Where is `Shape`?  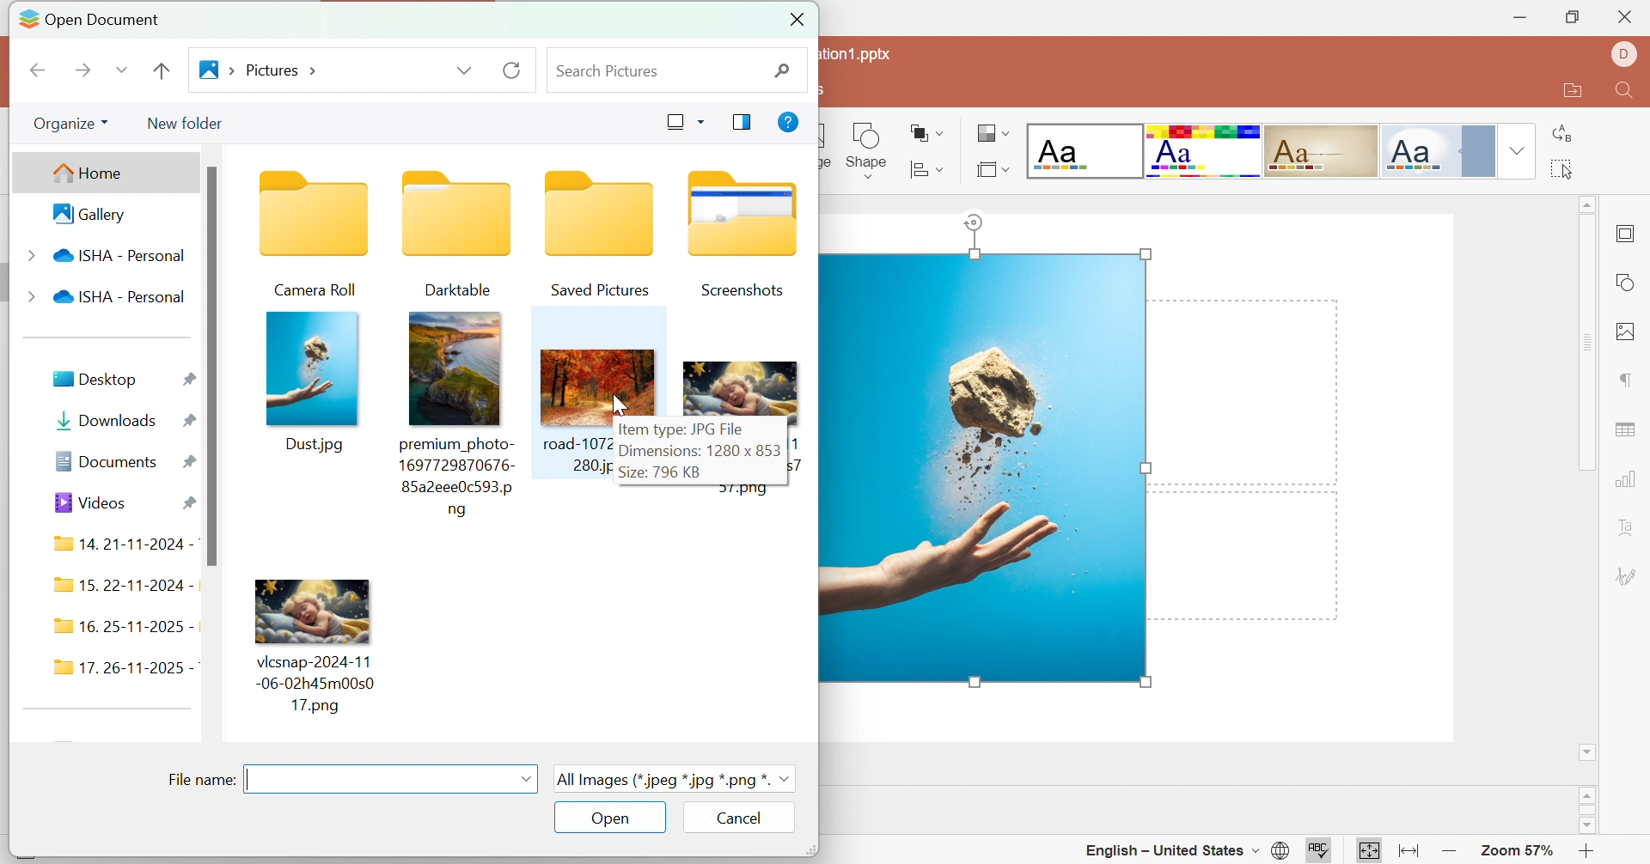 Shape is located at coordinates (870, 152).